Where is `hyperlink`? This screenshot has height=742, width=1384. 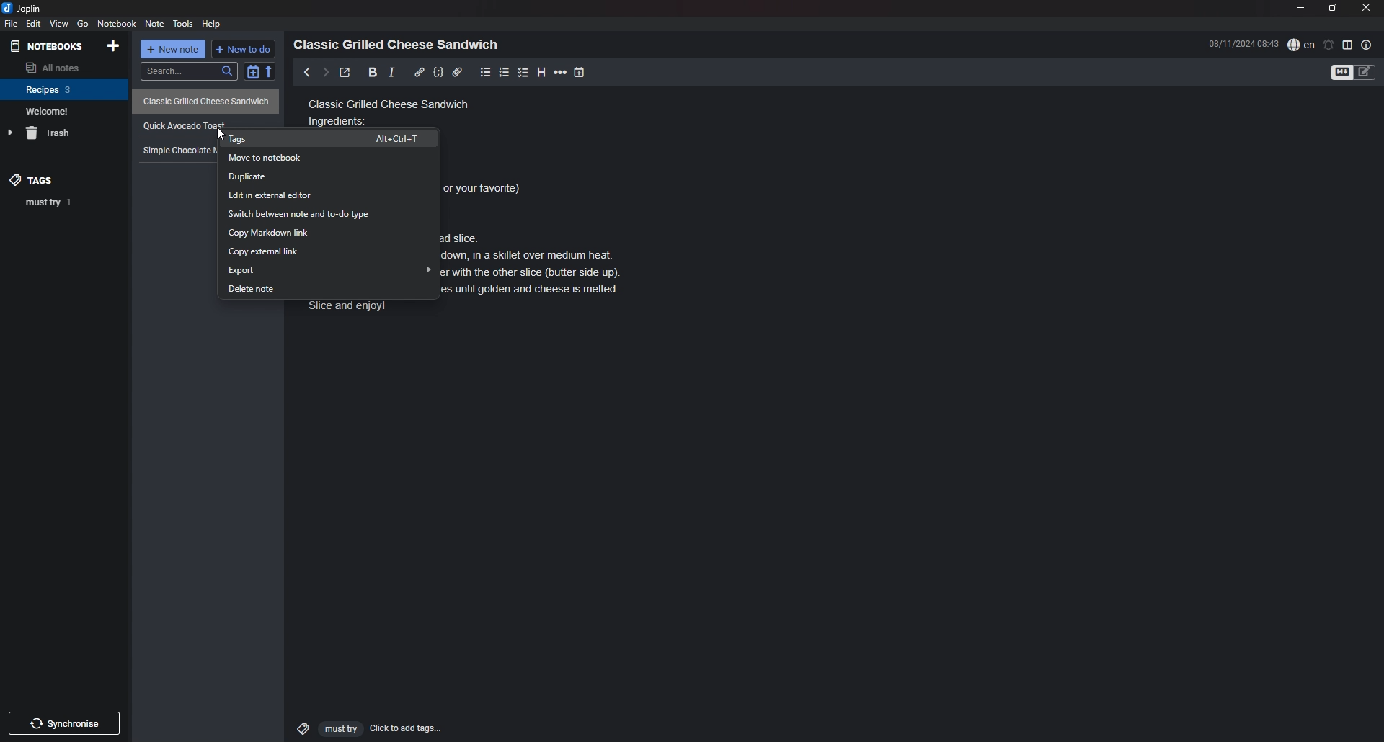
hyperlink is located at coordinates (420, 71).